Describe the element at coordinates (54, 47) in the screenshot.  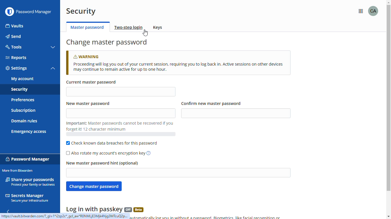
I see `toggle collapse` at that location.